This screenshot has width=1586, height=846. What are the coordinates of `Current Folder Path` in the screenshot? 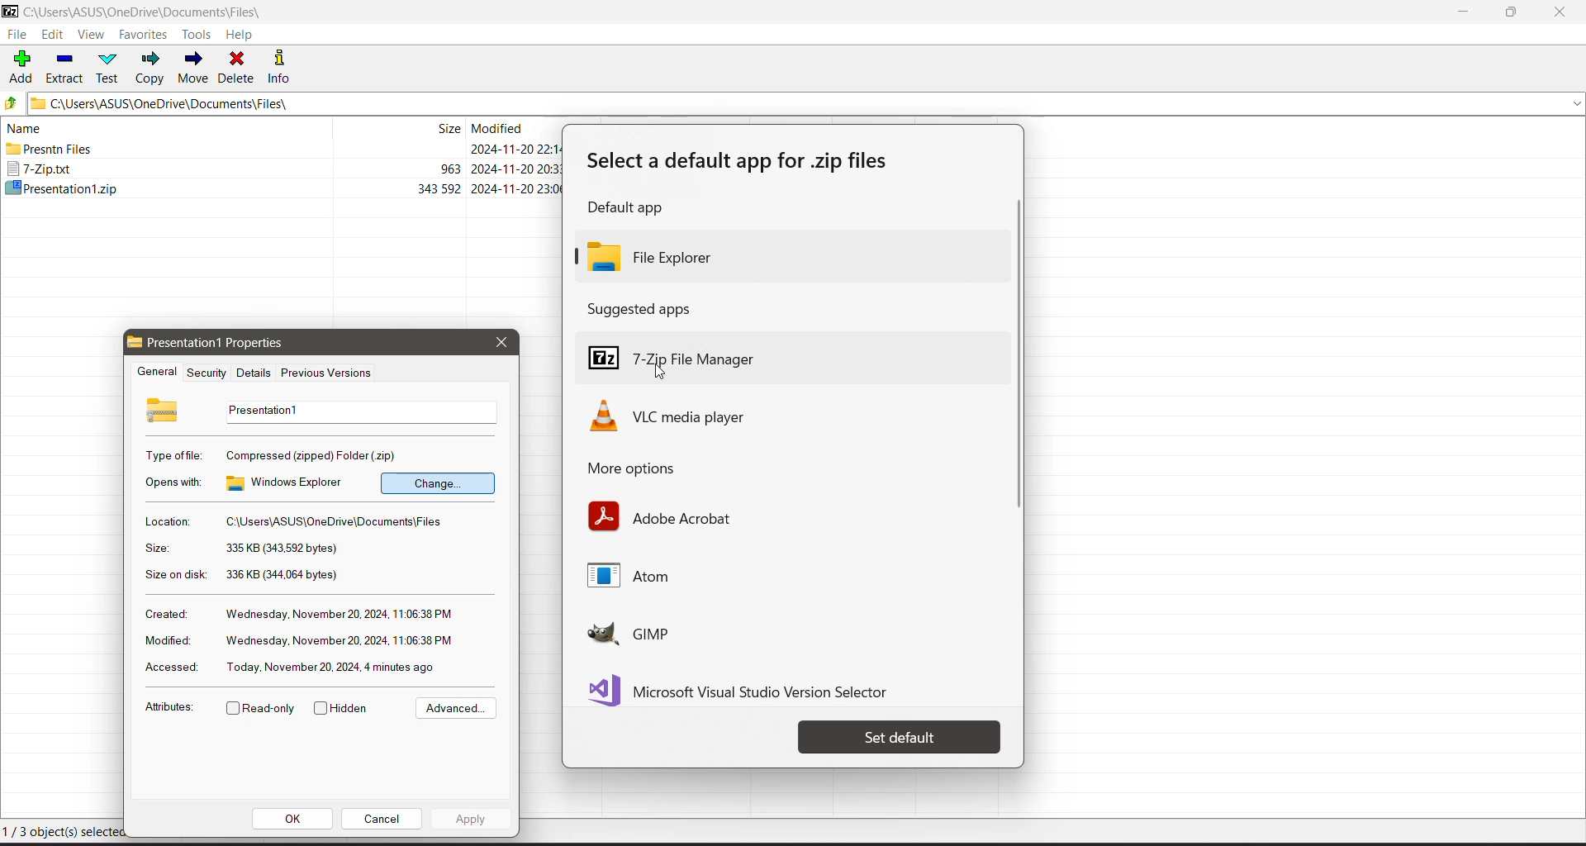 It's located at (807, 102).